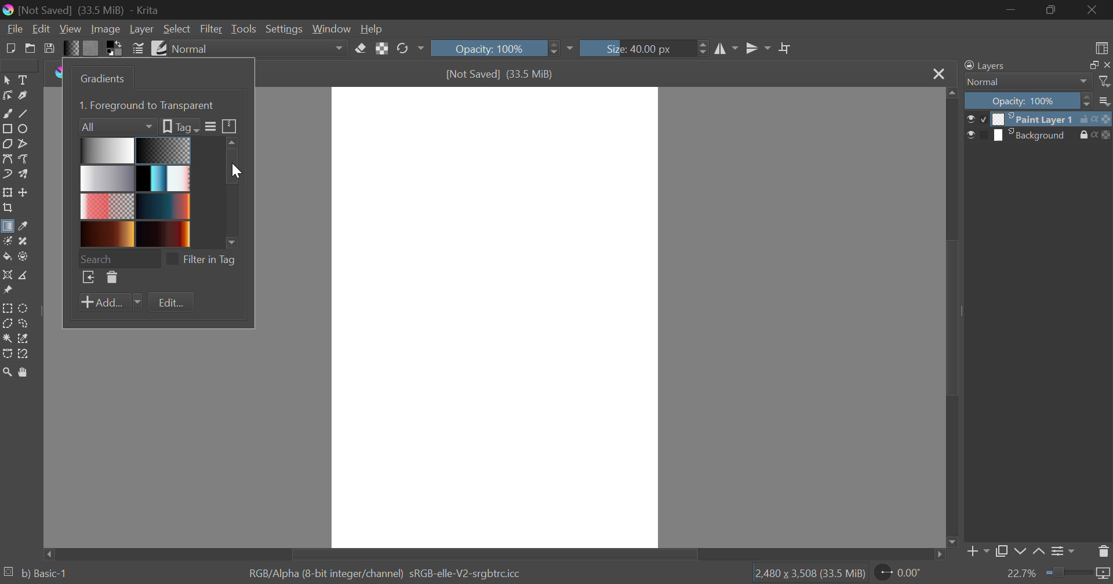 This screenshot has width=1113, height=584. Describe the element at coordinates (283, 29) in the screenshot. I see `Settings` at that location.